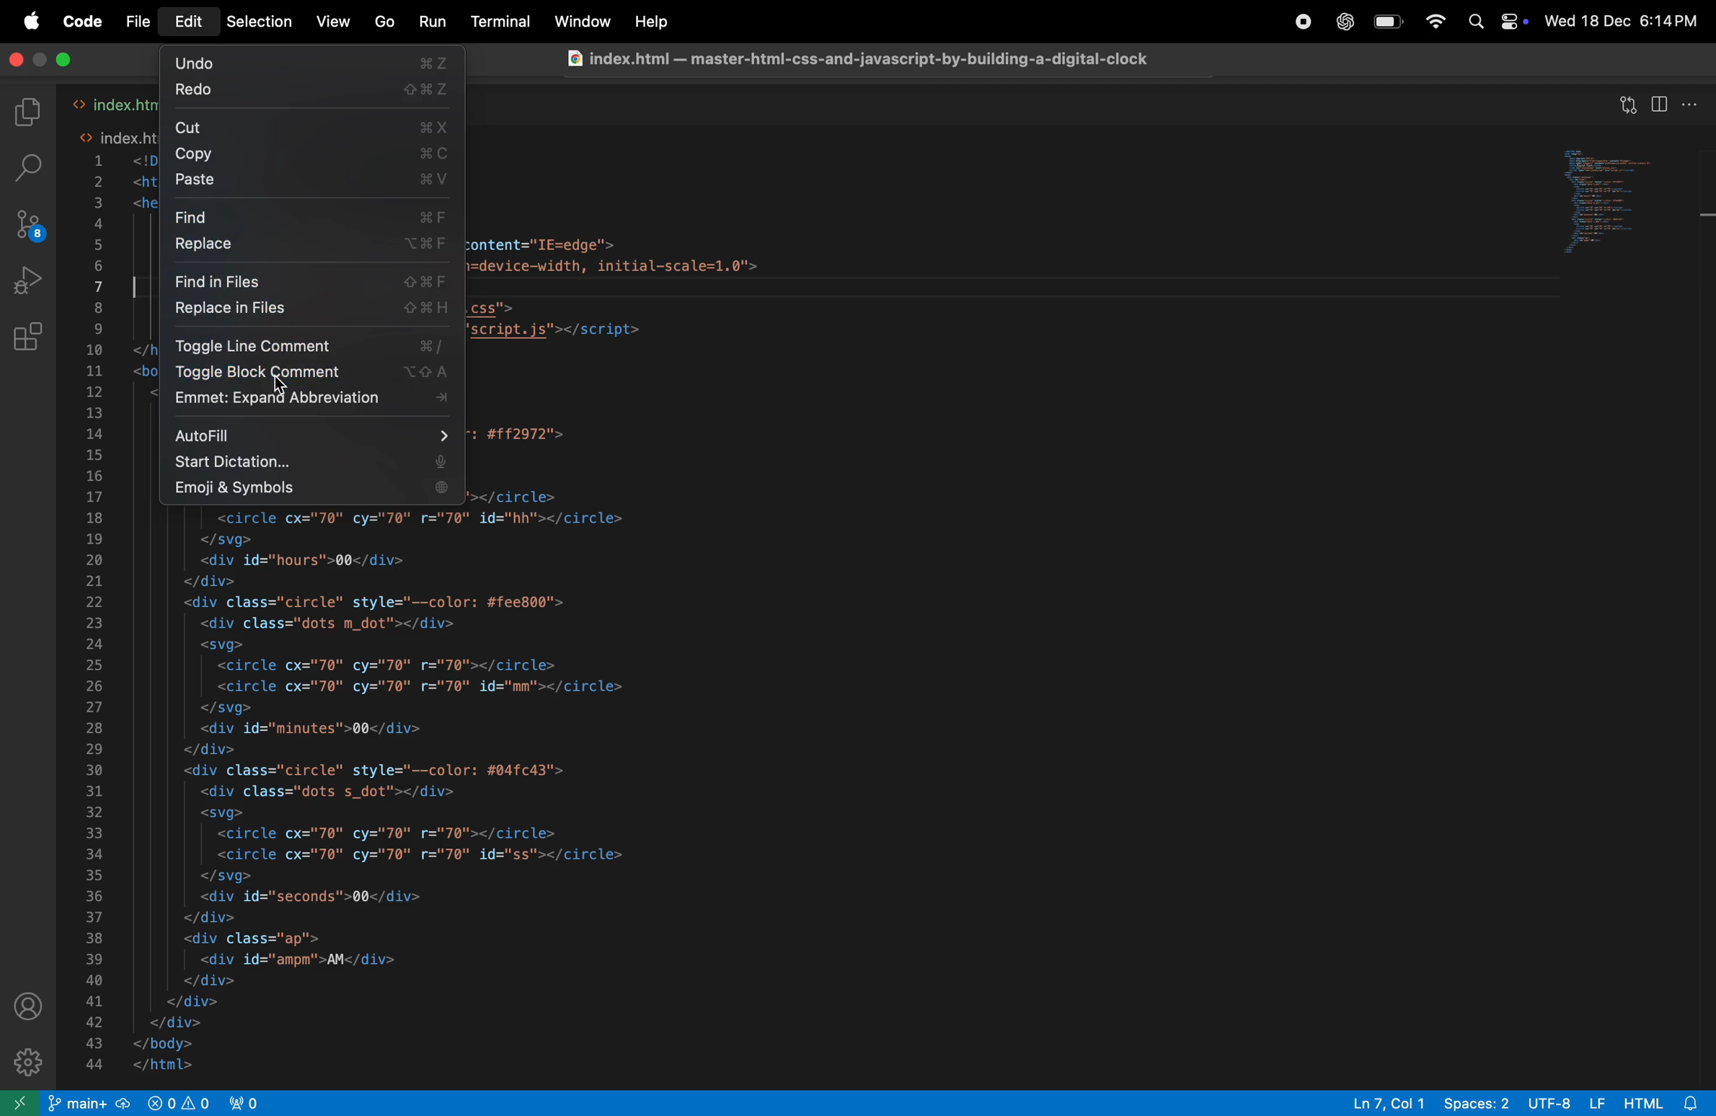 This screenshot has width=1716, height=1116. Describe the element at coordinates (1304, 25) in the screenshot. I see `record` at that location.